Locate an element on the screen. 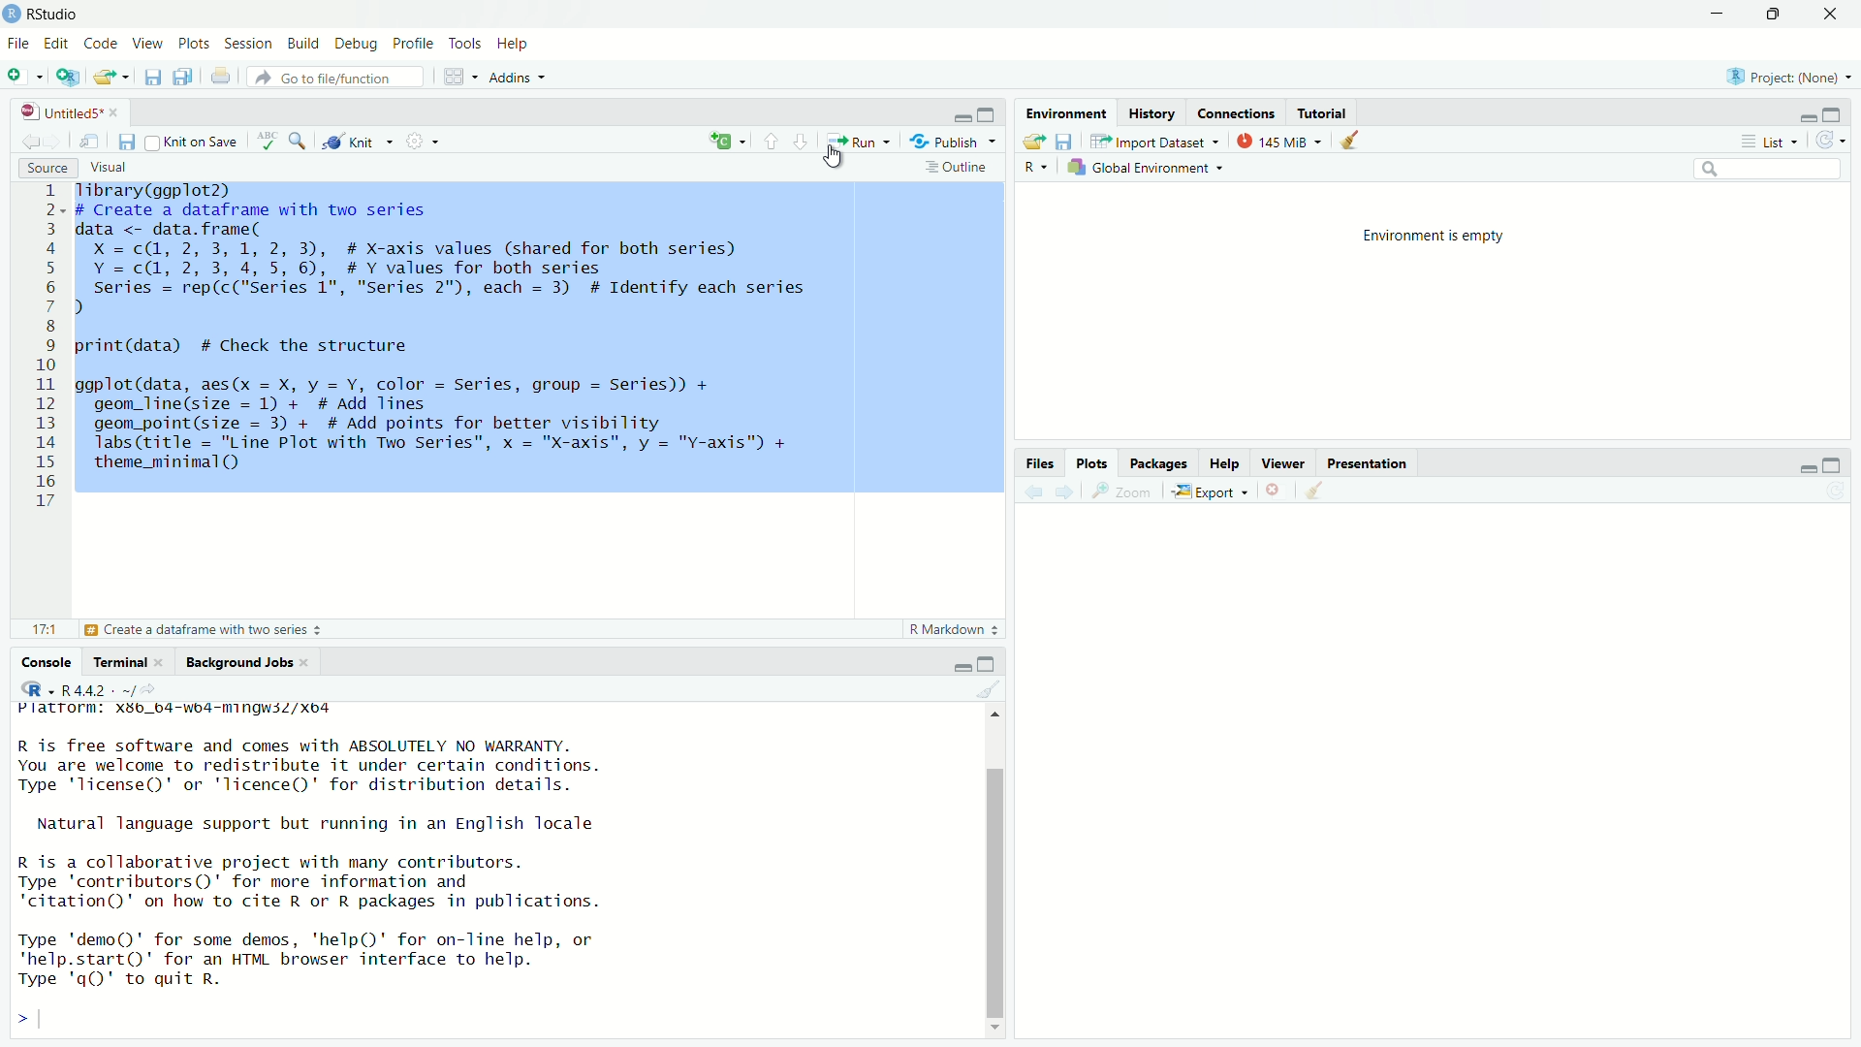 The image size is (1861, 1047). Maximize is located at coordinates (1836, 115).